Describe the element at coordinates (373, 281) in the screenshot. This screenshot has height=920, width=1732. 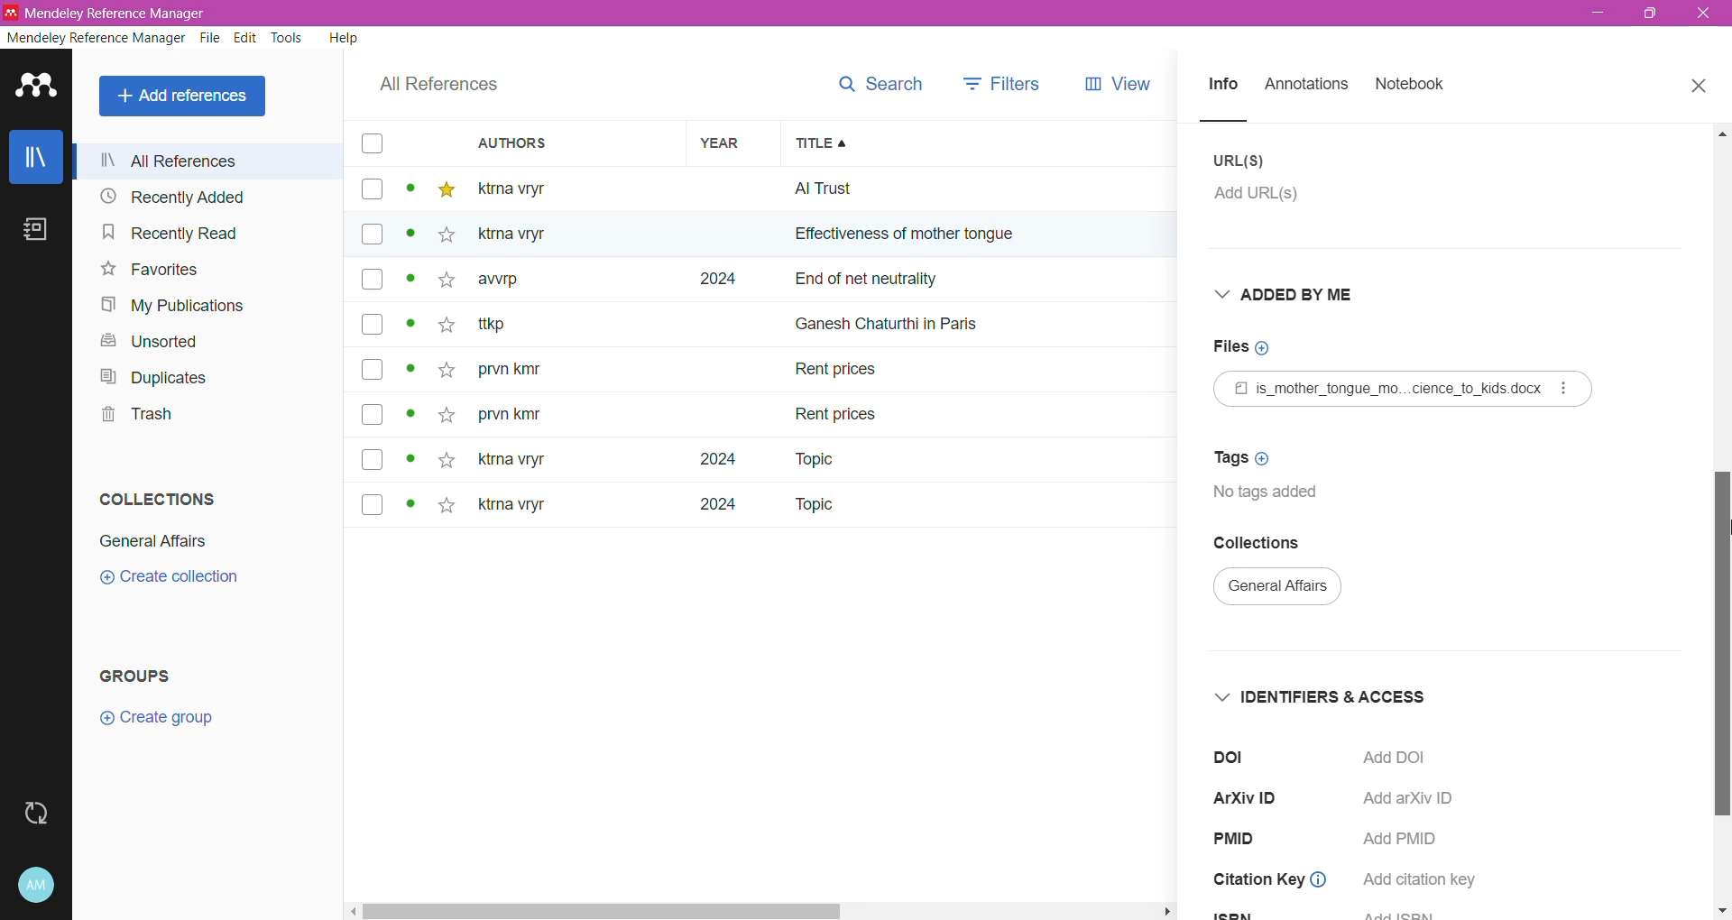
I see `box` at that location.